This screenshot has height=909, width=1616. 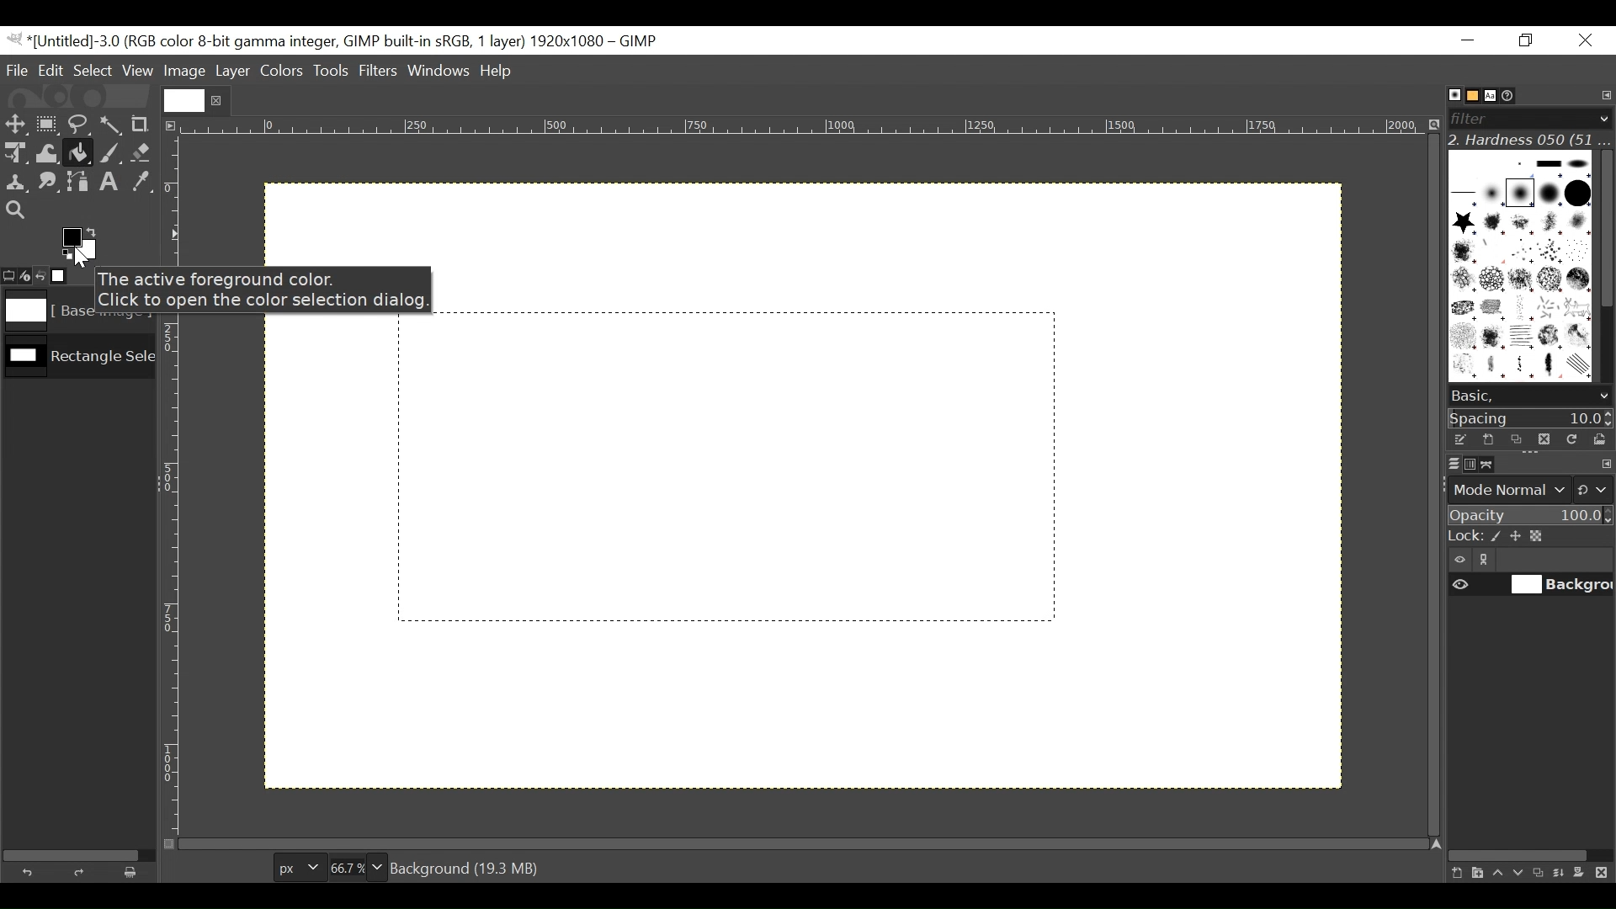 What do you see at coordinates (1529, 537) in the screenshot?
I see `Lock` at bounding box center [1529, 537].